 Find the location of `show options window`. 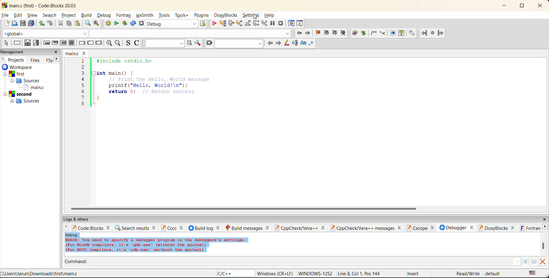

show options window is located at coordinates (199, 44).